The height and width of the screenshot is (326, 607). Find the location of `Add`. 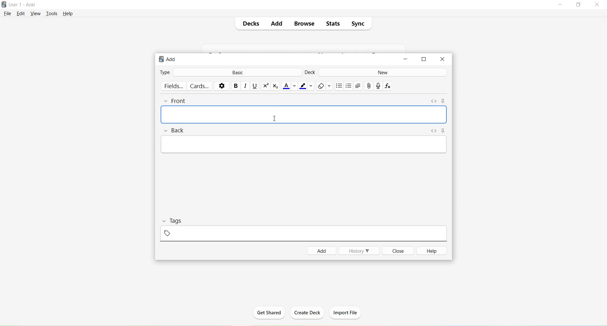

Add is located at coordinates (276, 24).